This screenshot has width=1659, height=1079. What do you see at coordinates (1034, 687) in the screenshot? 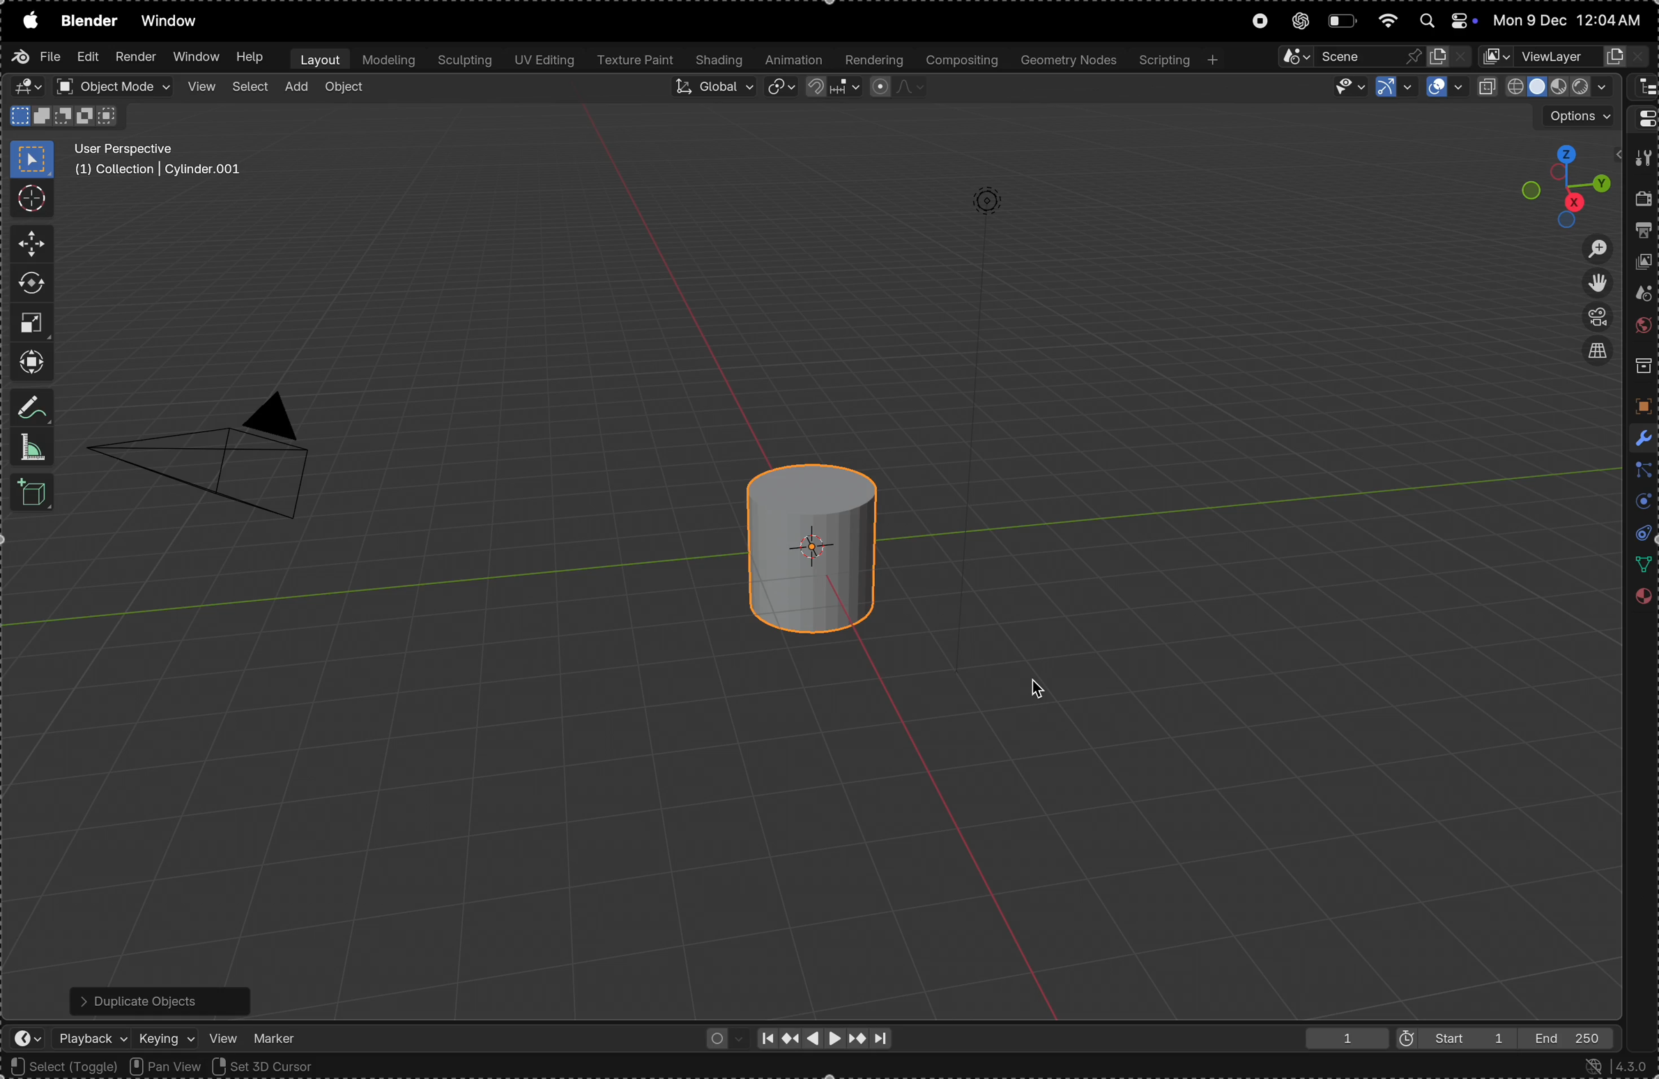
I see `cursor` at bounding box center [1034, 687].